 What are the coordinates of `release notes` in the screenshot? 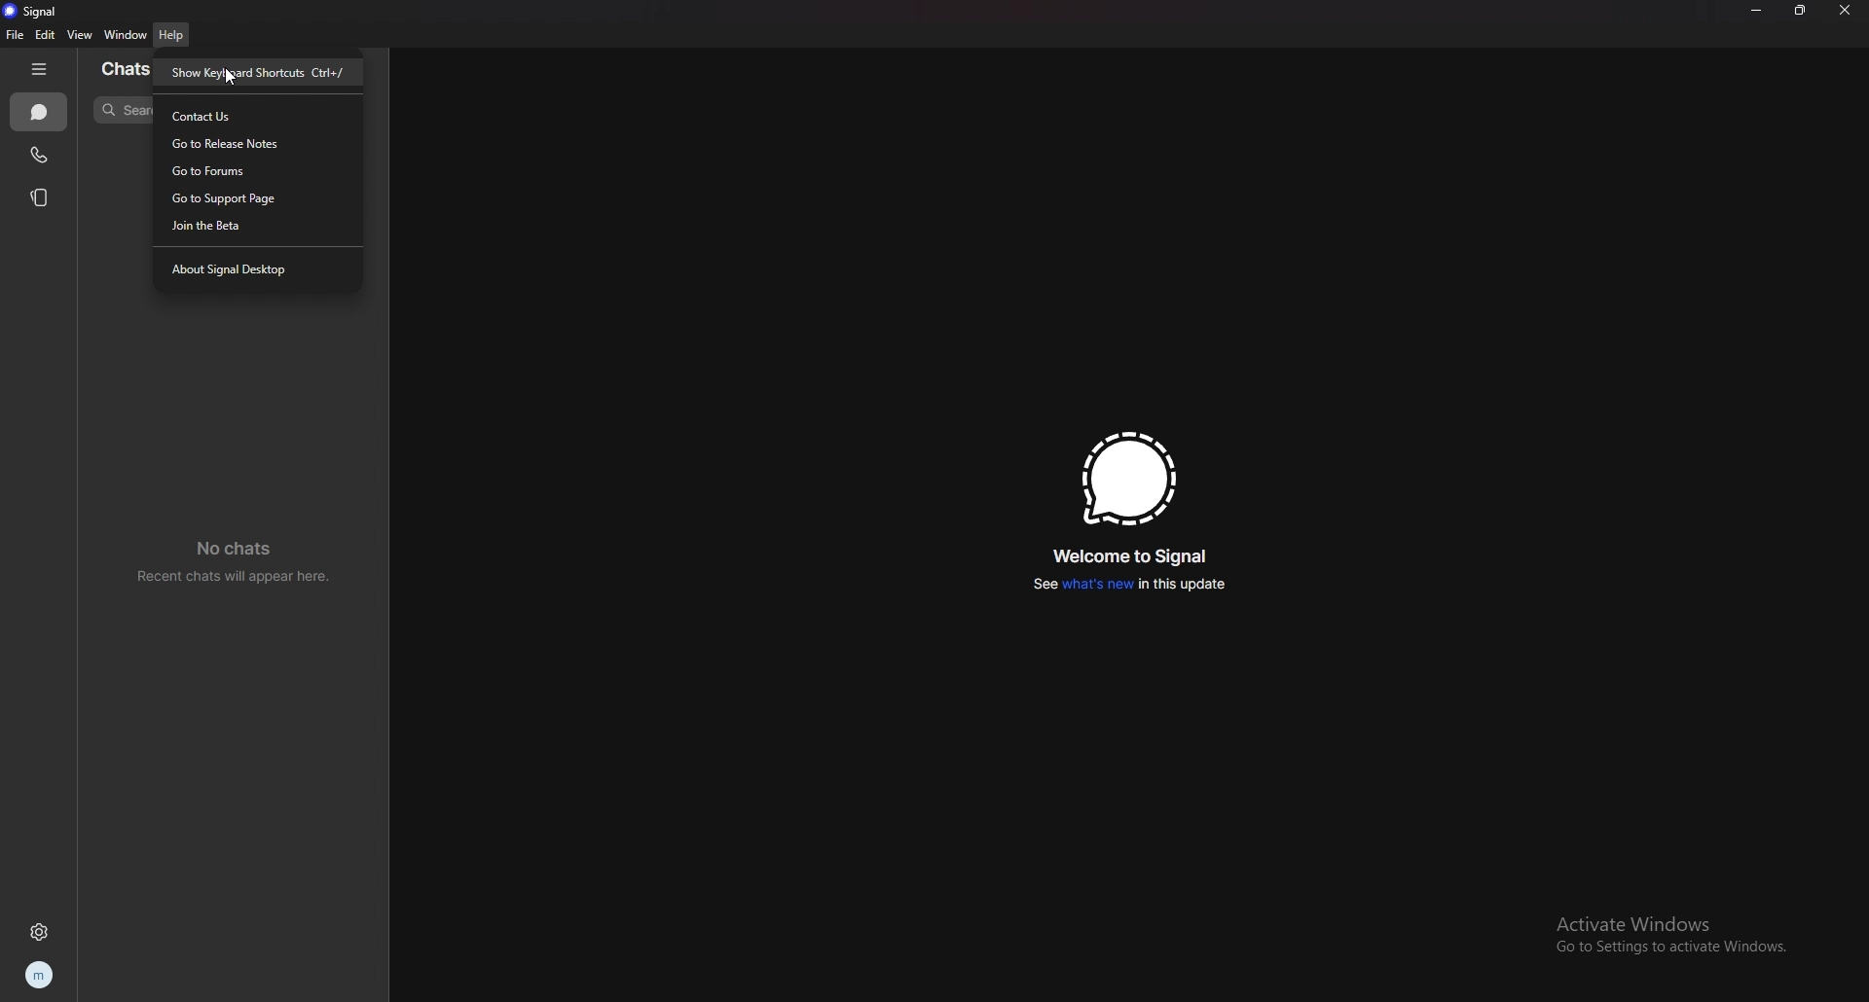 It's located at (253, 143).